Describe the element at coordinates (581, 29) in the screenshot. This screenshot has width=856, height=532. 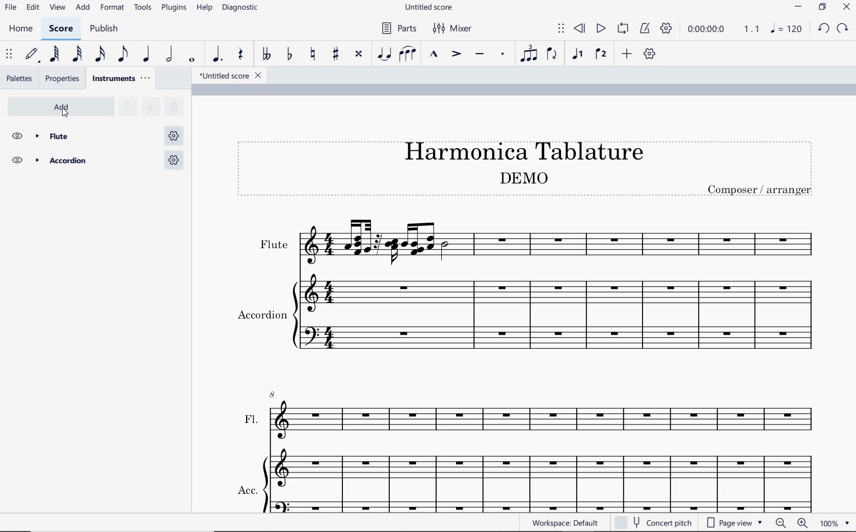
I see `rewind` at that location.